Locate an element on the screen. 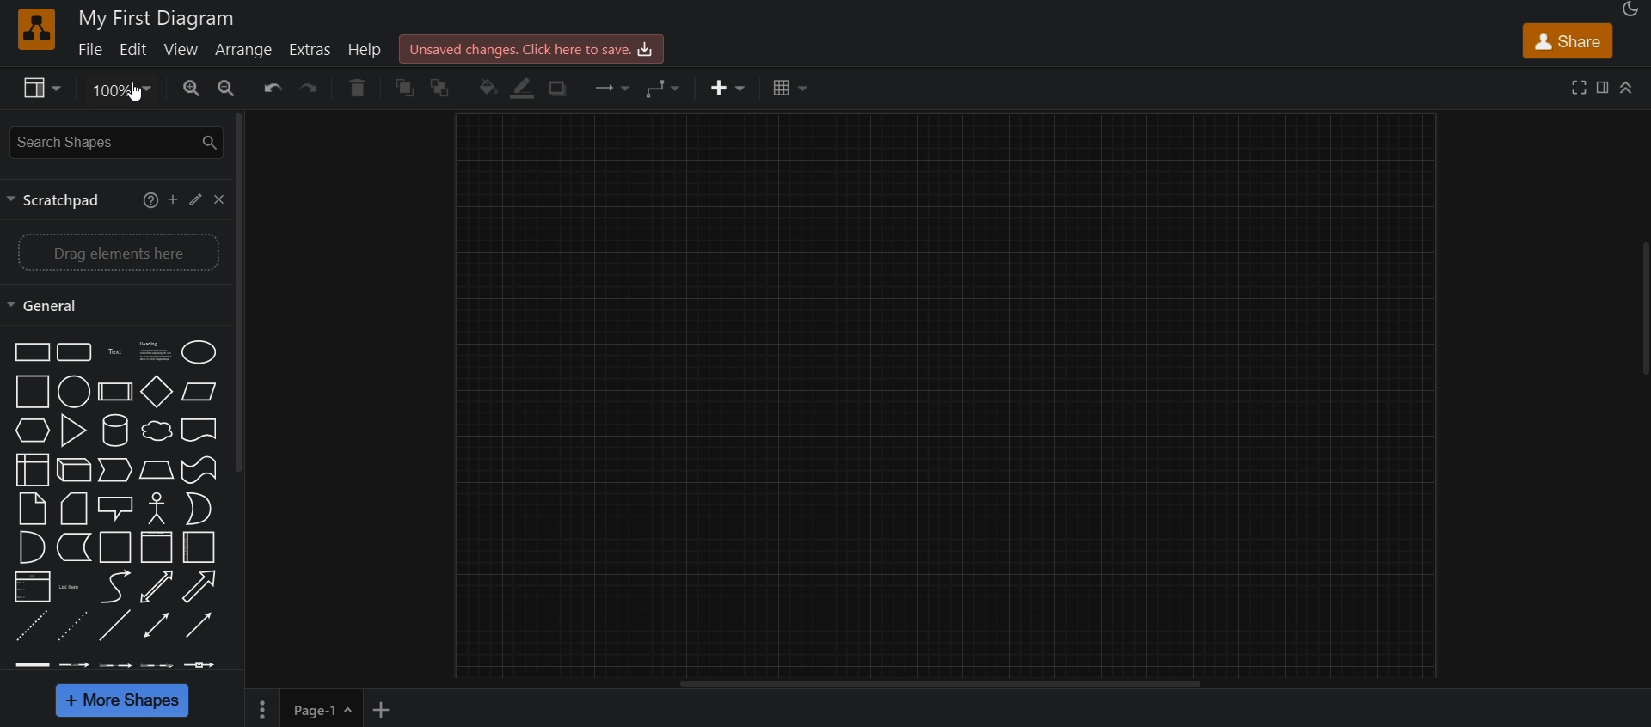 This screenshot has height=727, width=1651. view is located at coordinates (39, 90).